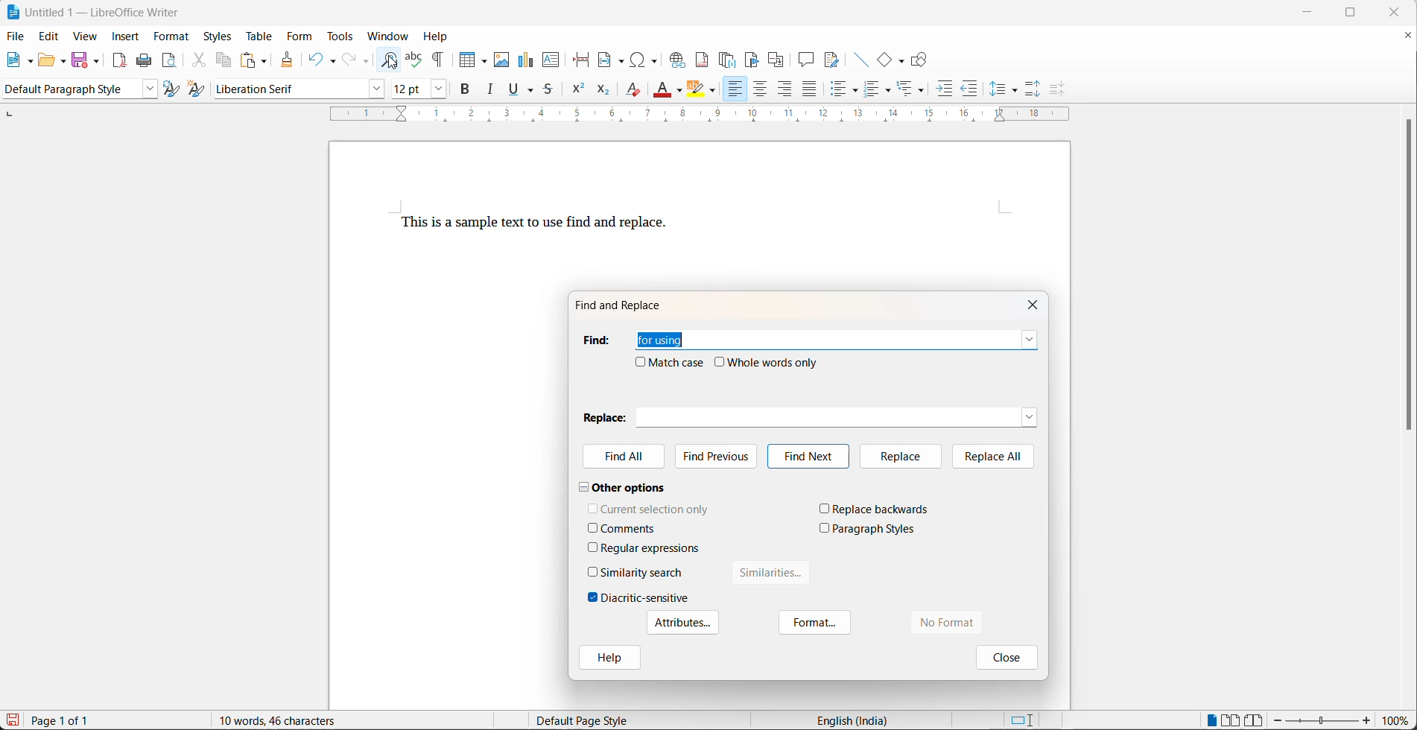 This screenshot has height=730, width=1417. What do you see at coordinates (825, 508) in the screenshot?
I see `checkbox` at bounding box center [825, 508].